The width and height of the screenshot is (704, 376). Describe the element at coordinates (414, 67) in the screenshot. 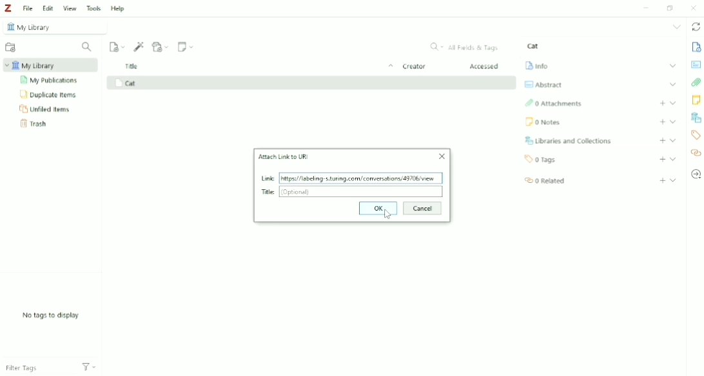

I see `Creator` at that location.